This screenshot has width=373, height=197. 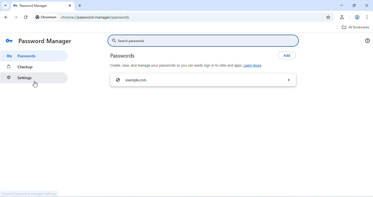 I want to click on chrome://password-manager/passwords, so click(x=95, y=17).